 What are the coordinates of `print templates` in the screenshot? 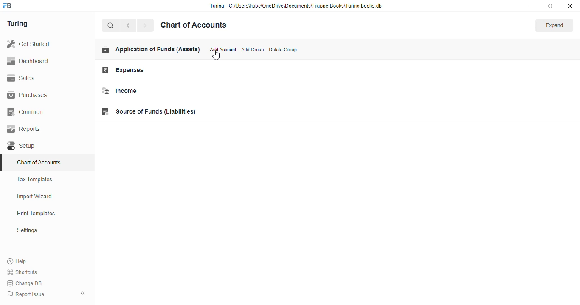 It's located at (36, 213).